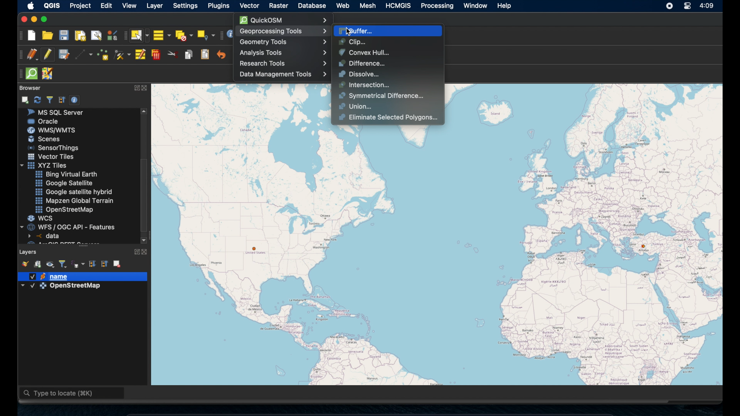 The width and height of the screenshot is (740, 416). Describe the element at coordinates (32, 74) in the screenshot. I see `quicksom` at that location.